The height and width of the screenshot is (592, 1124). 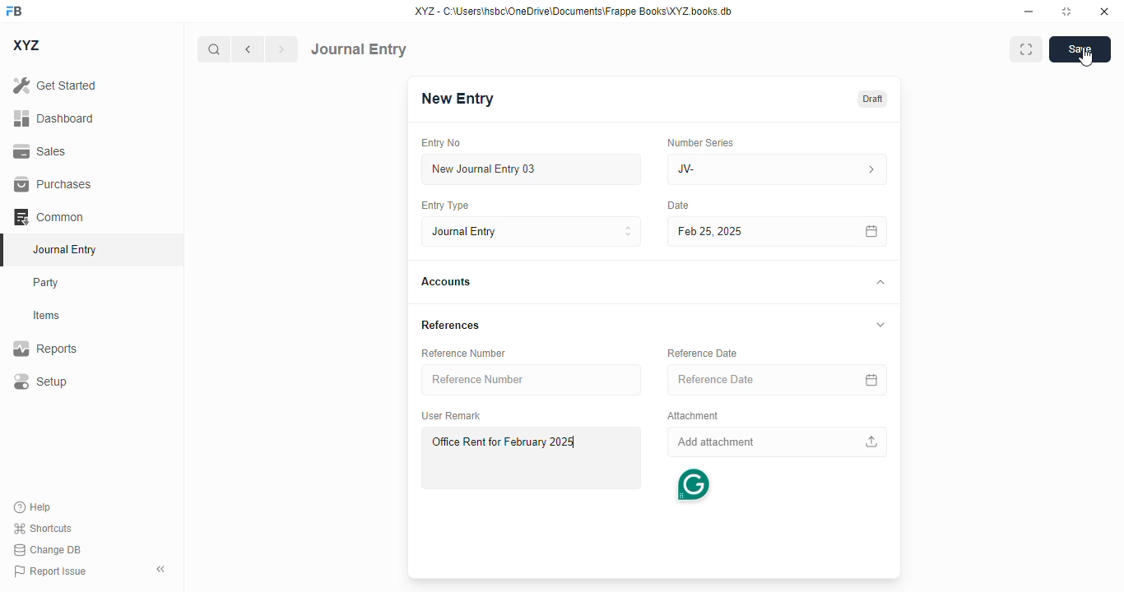 What do you see at coordinates (47, 316) in the screenshot?
I see `items` at bounding box center [47, 316].